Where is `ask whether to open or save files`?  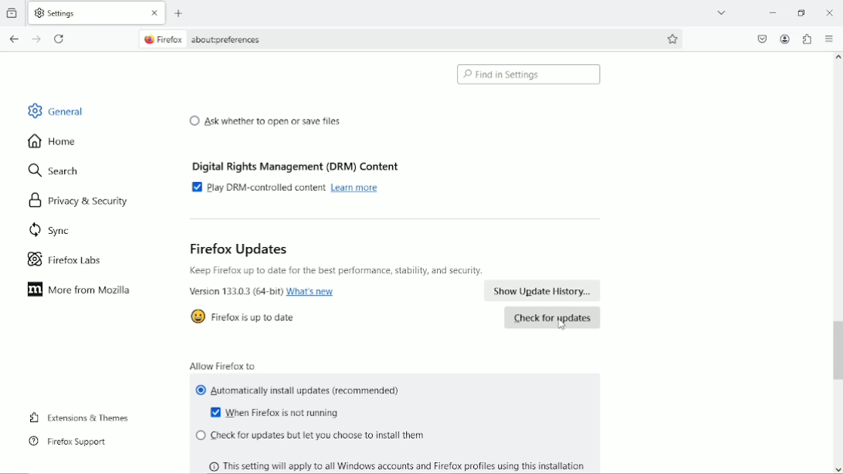 ask whether to open or save files is located at coordinates (265, 120).